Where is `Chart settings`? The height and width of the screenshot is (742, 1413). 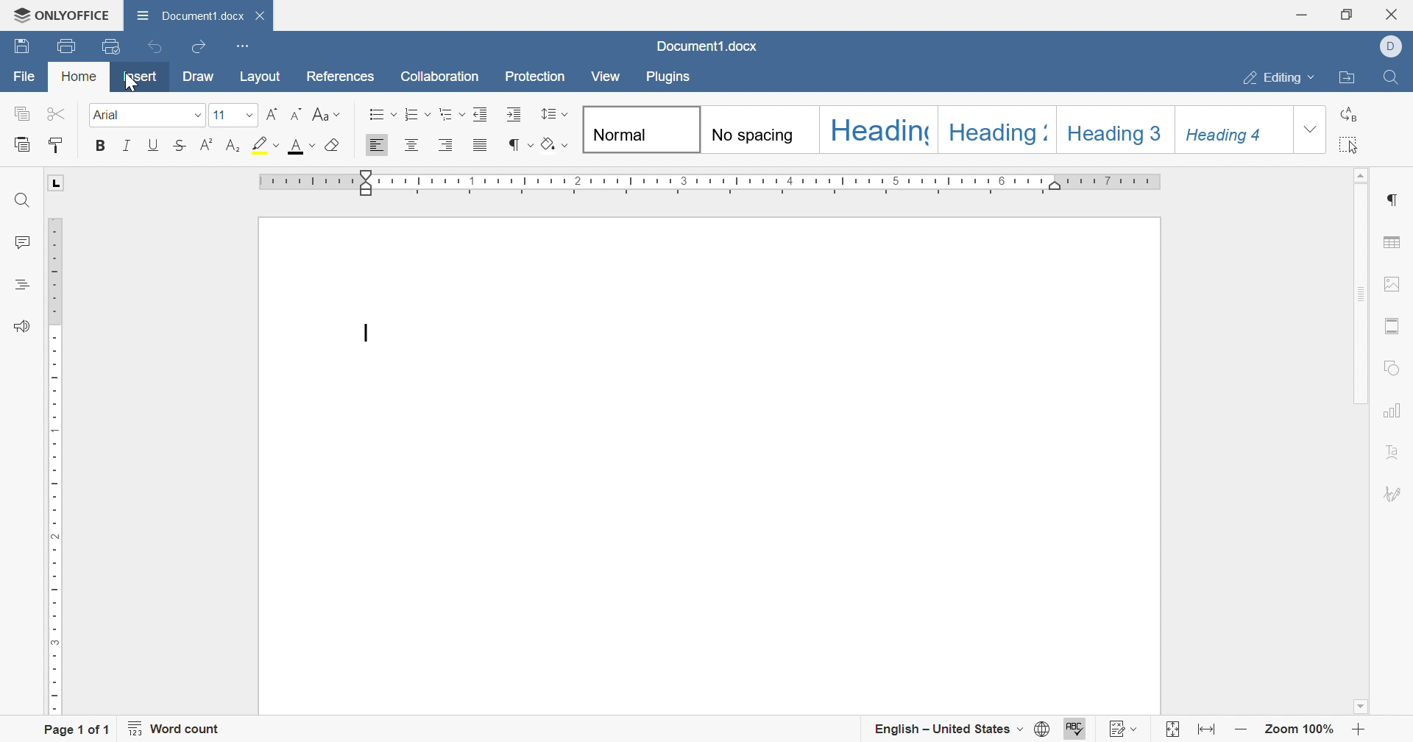 Chart settings is located at coordinates (1397, 410).